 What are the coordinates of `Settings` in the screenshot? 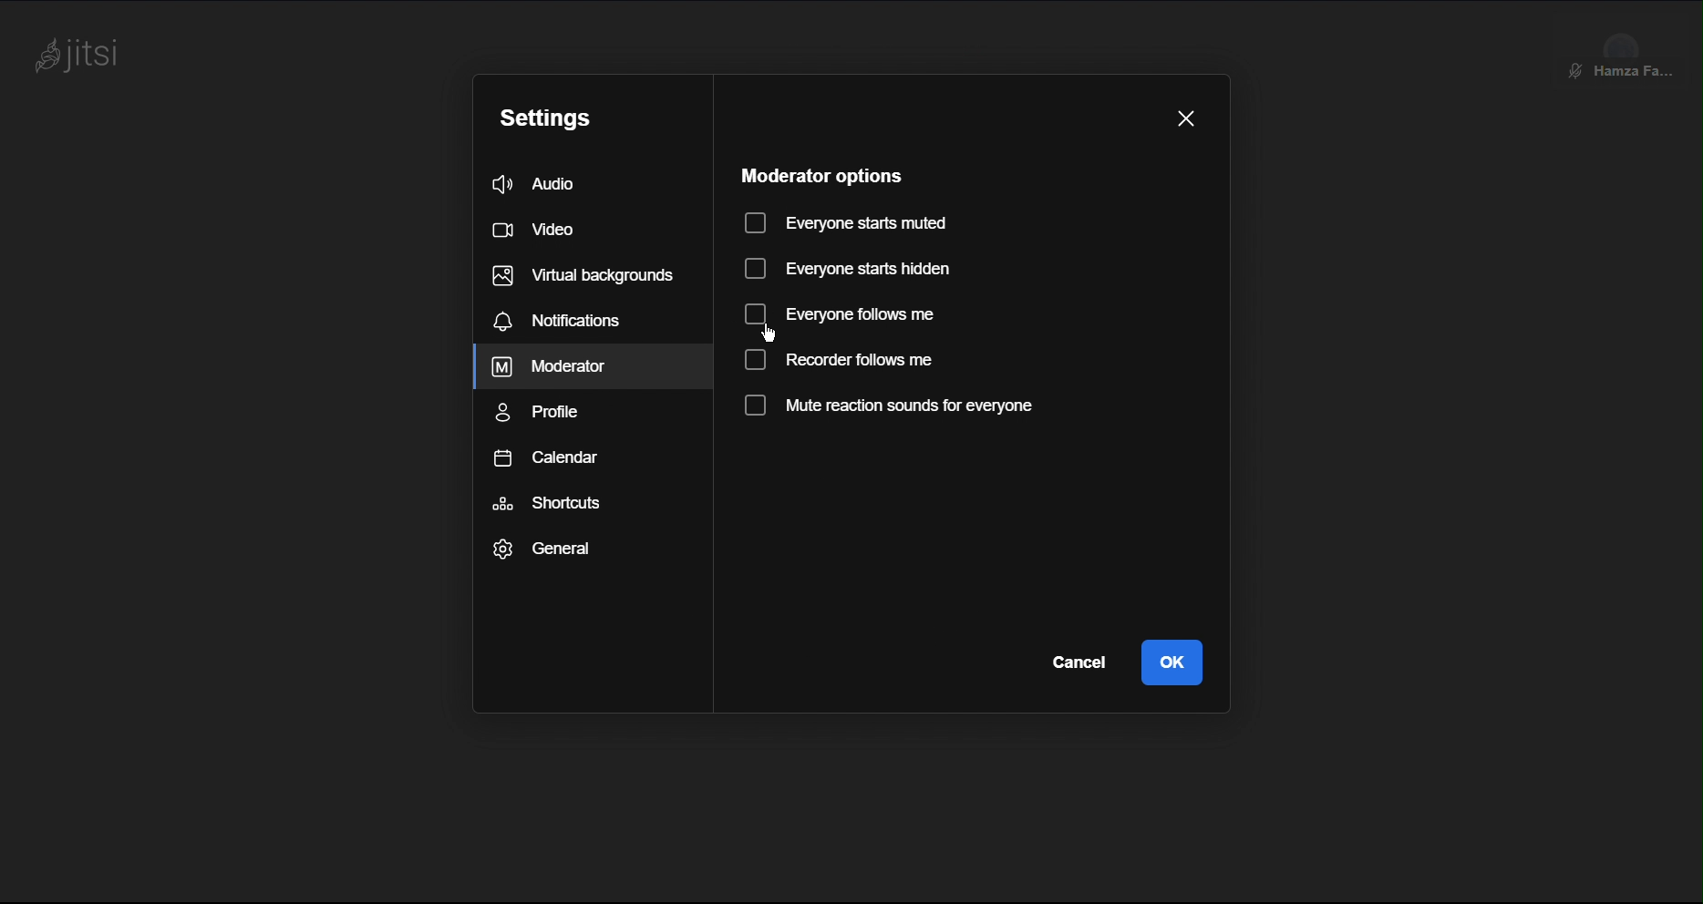 It's located at (550, 114).